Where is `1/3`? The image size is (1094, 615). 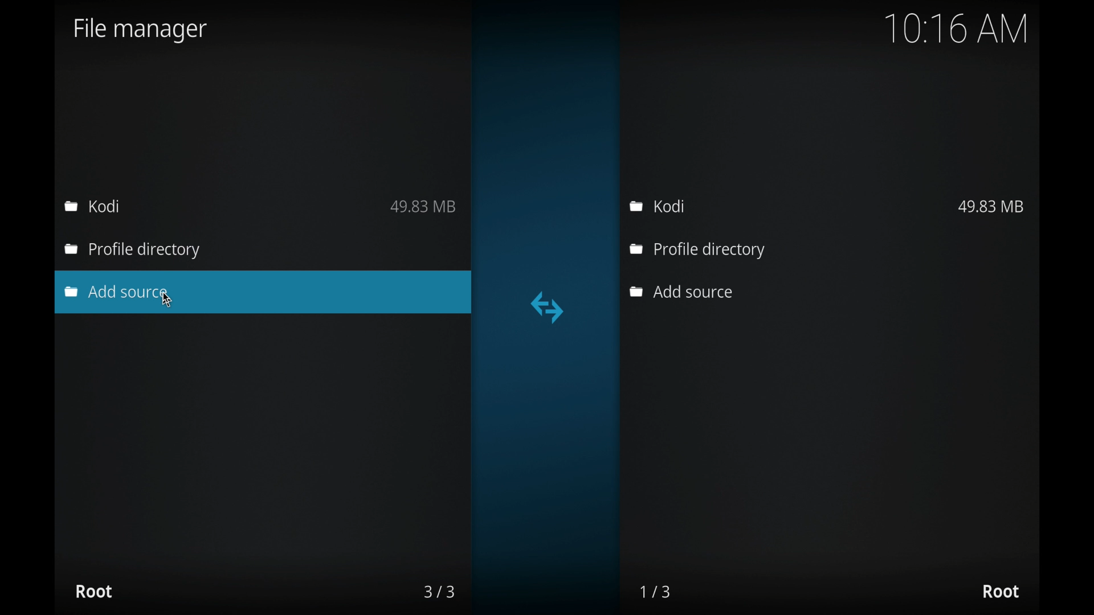 1/3 is located at coordinates (656, 592).